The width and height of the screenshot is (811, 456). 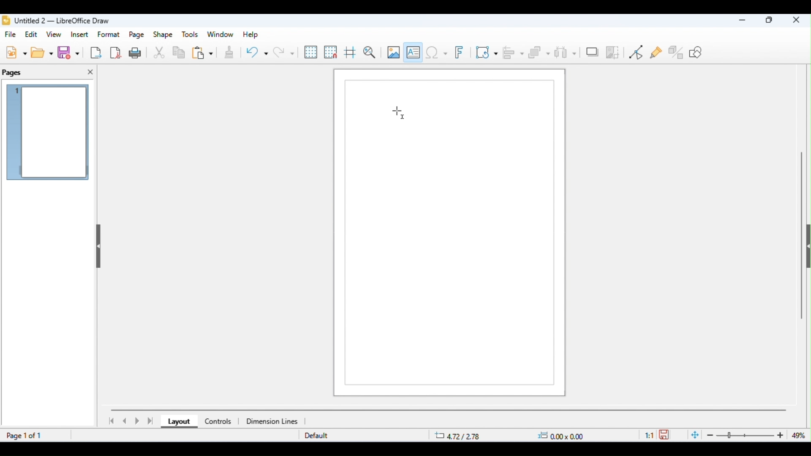 I want to click on help, so click(x=249, y=35).